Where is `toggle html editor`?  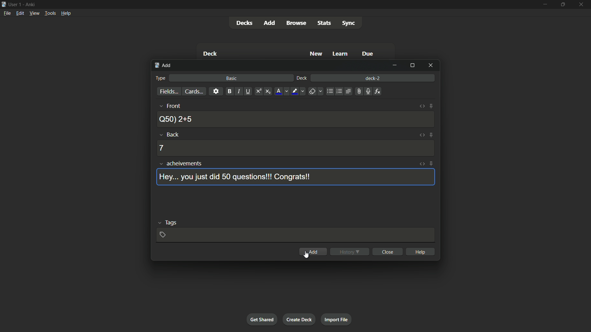
toggle html editor is located at coordinates (421, 135).